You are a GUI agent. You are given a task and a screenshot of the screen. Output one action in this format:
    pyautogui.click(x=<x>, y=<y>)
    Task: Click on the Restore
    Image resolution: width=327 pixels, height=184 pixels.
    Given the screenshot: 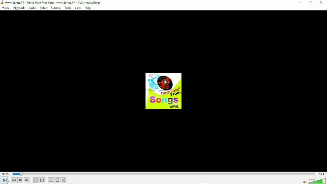 What is the action you would take?
    pyautogui.click(x=299, y=3)
    